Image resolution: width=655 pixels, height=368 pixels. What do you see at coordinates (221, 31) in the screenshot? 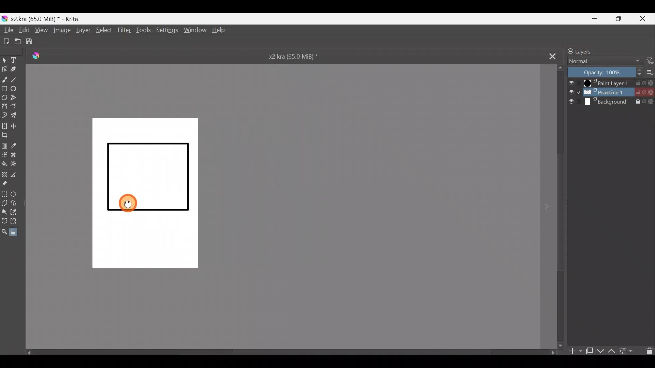
I see `Help` at bounding box center [221, 31].